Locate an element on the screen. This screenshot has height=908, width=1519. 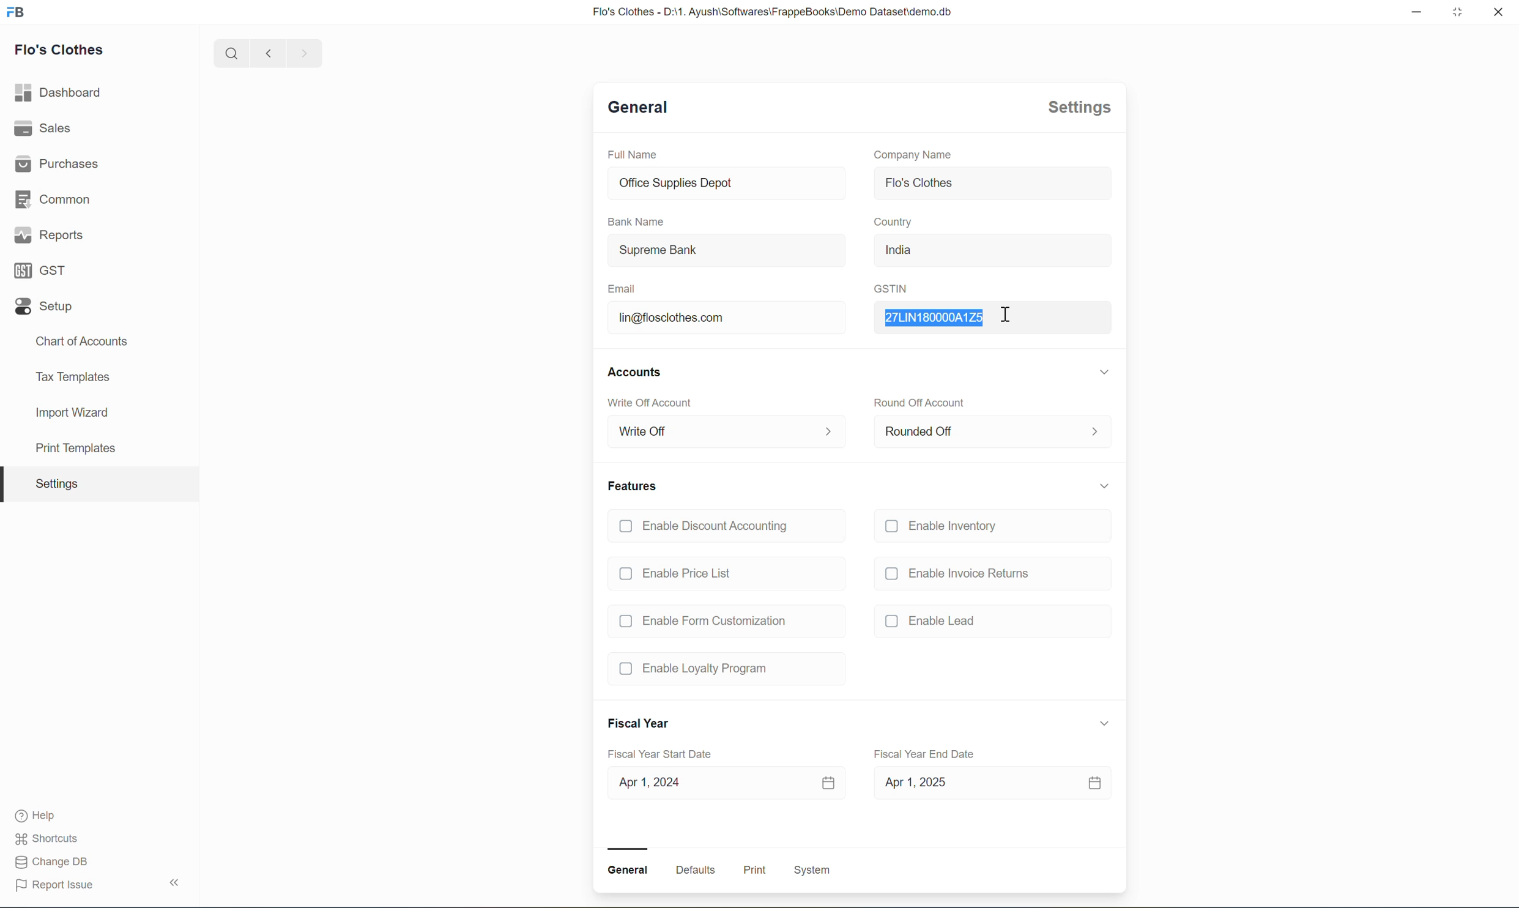
Supreme Bank is located at coordinates (727, 251).